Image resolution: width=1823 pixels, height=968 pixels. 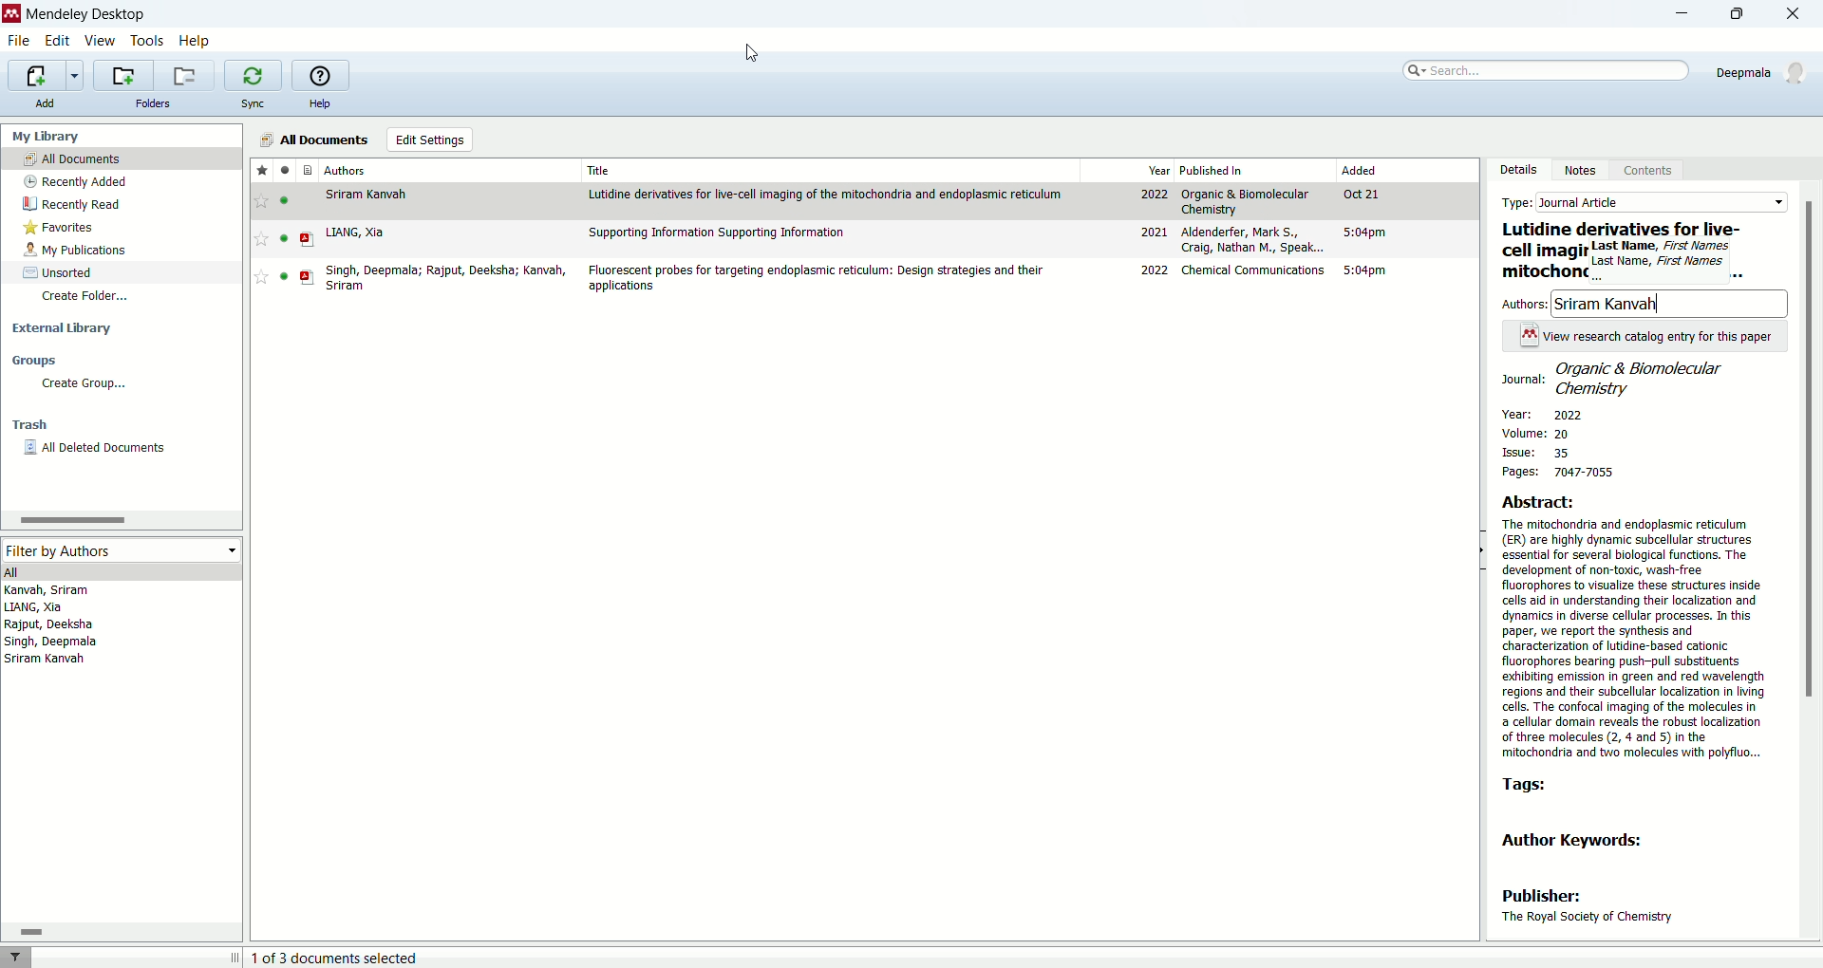 What do you see at coordinates (84, 385) in the screenshot?
I see `create group` at bounding box center [84, 385].